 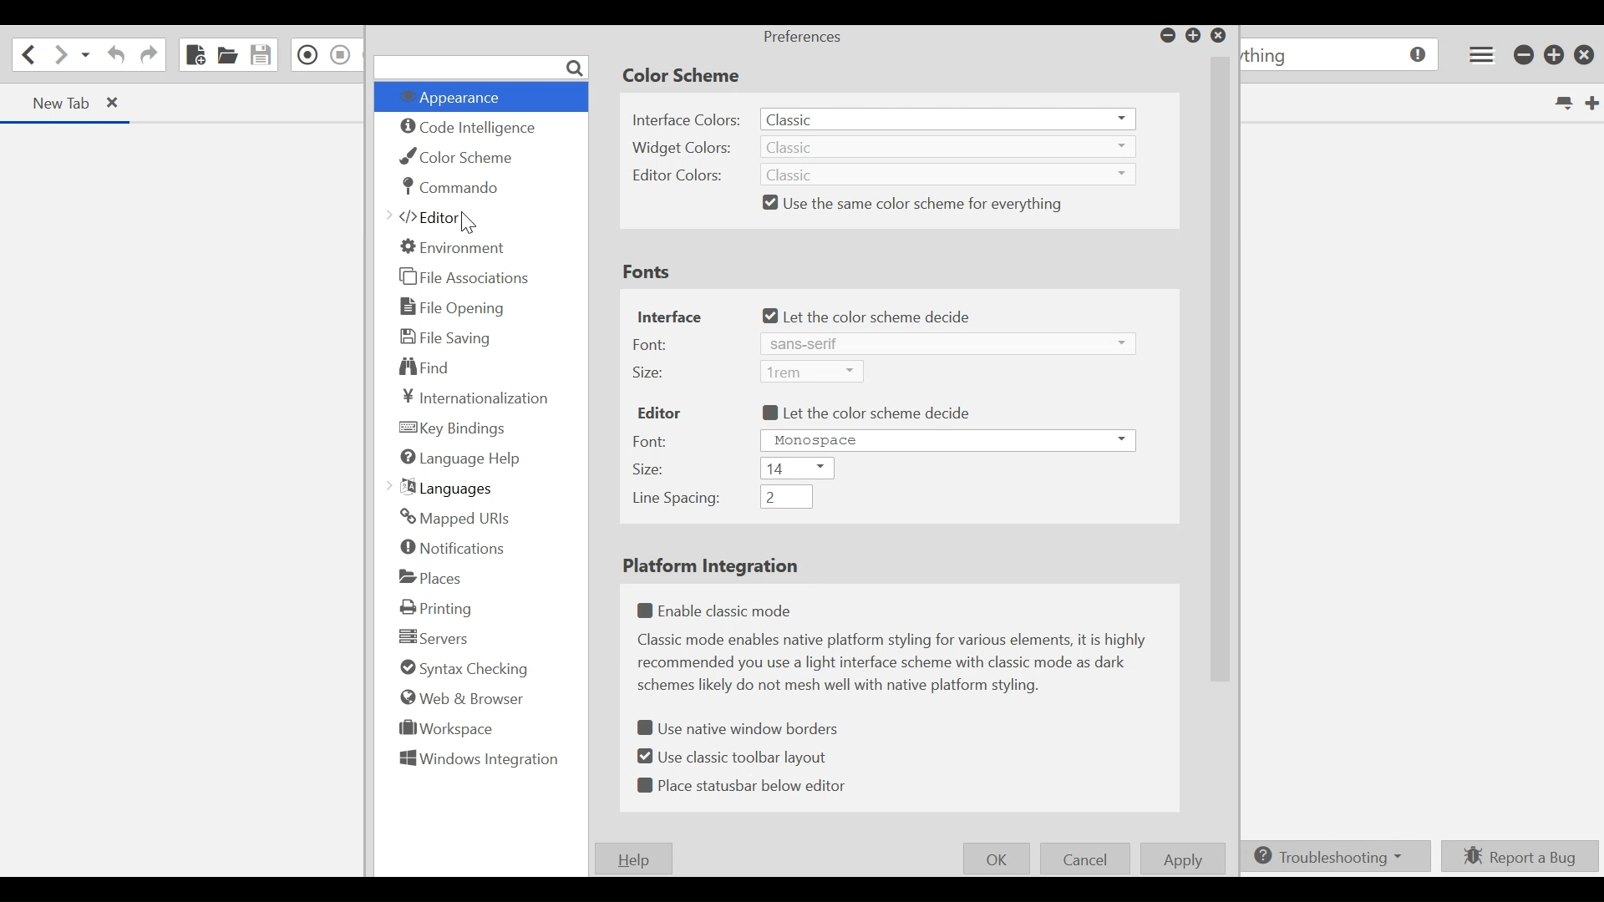 I want to click on Editor, so click(x=658, y=409).